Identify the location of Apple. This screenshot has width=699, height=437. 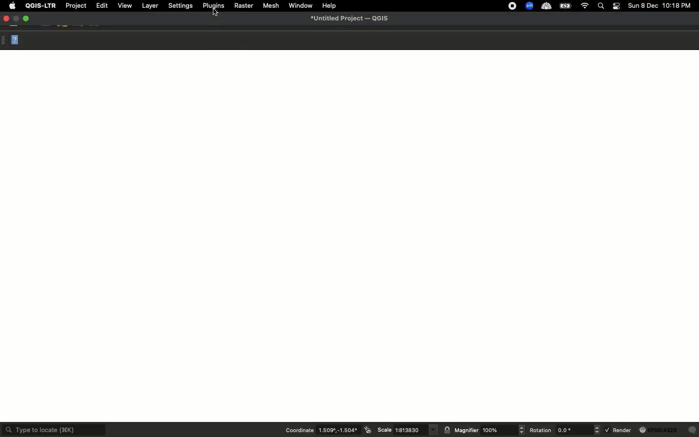
(12, 5).